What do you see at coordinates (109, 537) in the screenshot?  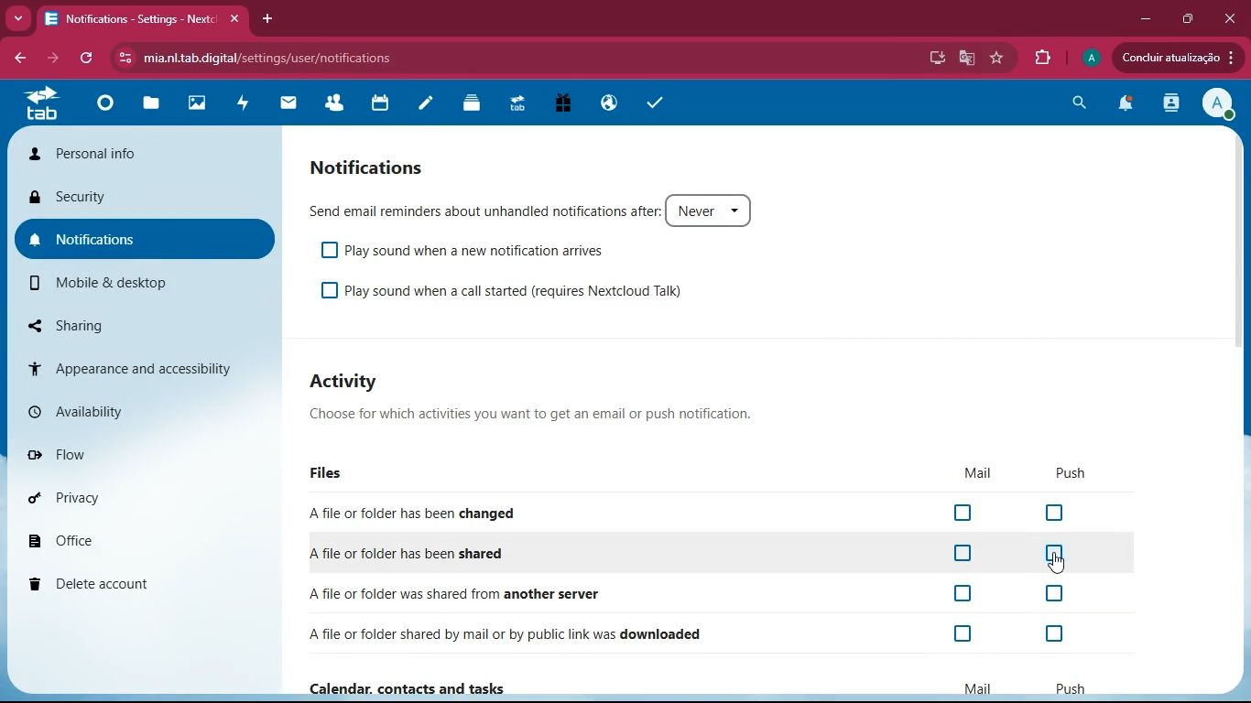 I see `office` at bounding box center [109, 537].